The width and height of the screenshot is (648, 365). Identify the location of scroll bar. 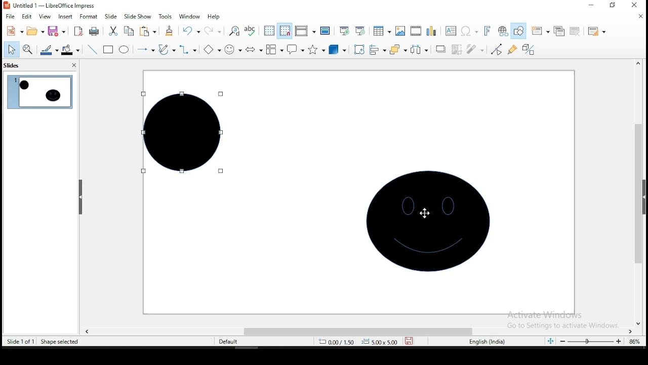
(356, 330).